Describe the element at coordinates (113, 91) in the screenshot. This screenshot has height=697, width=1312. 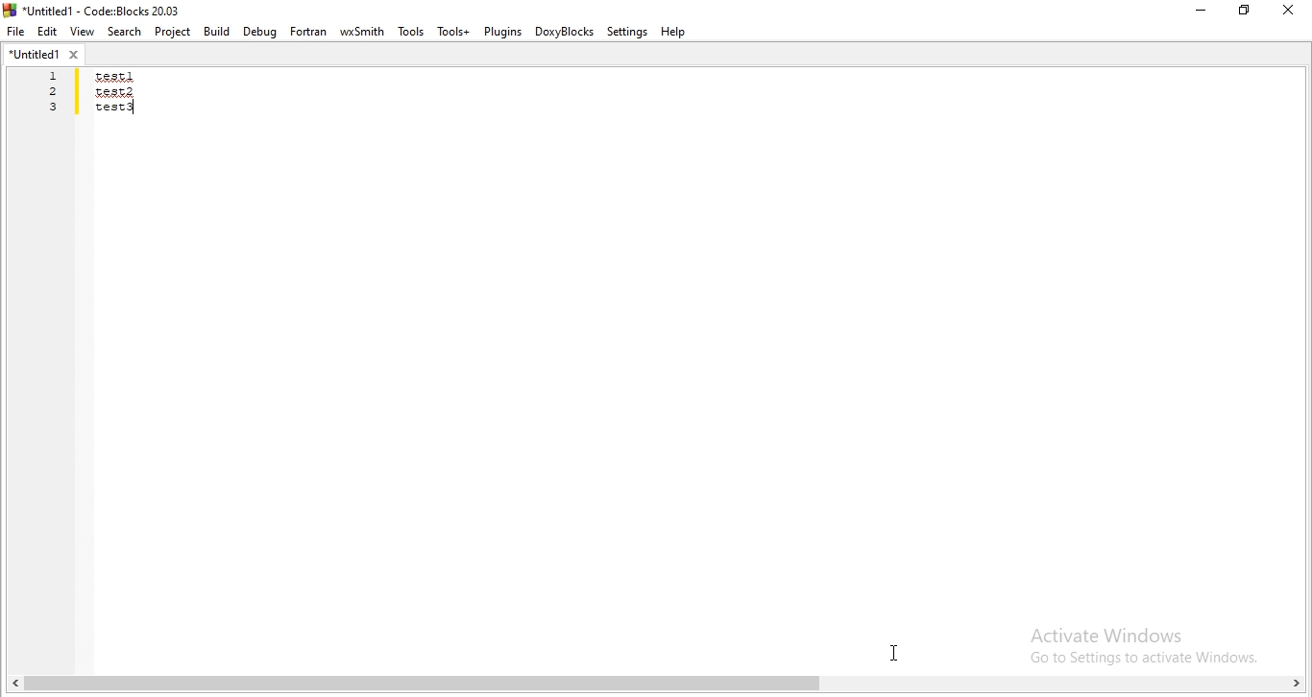
I see `test2` at that location.